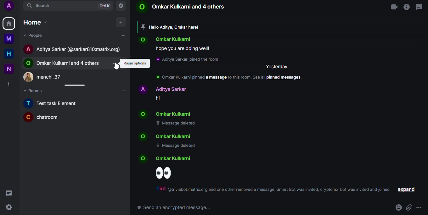  I want to click on contact, so click(163, 158).